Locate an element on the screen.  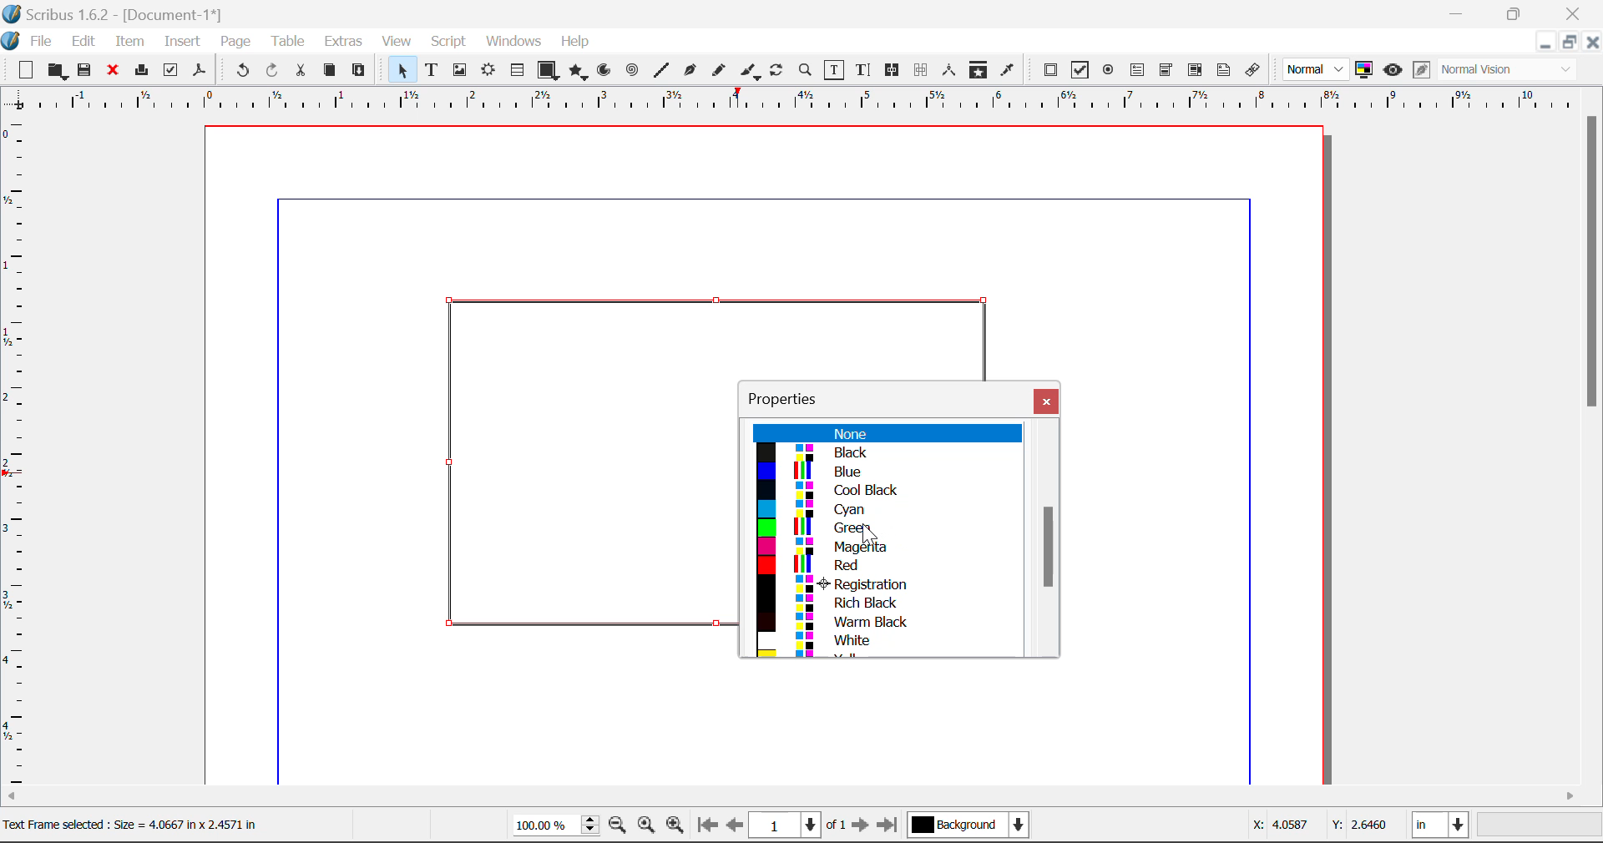
File is located at coordinates (30, 39).